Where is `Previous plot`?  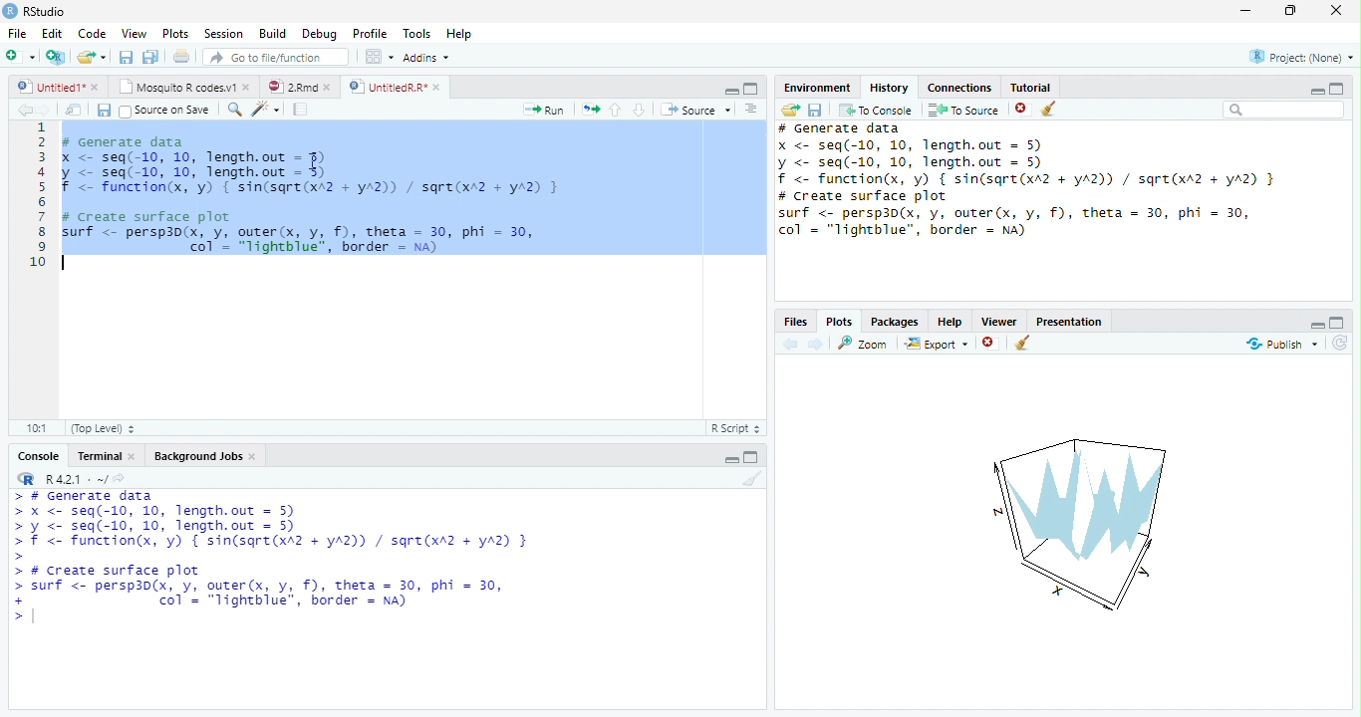
Previous plot is located at coordinates (790, 344).